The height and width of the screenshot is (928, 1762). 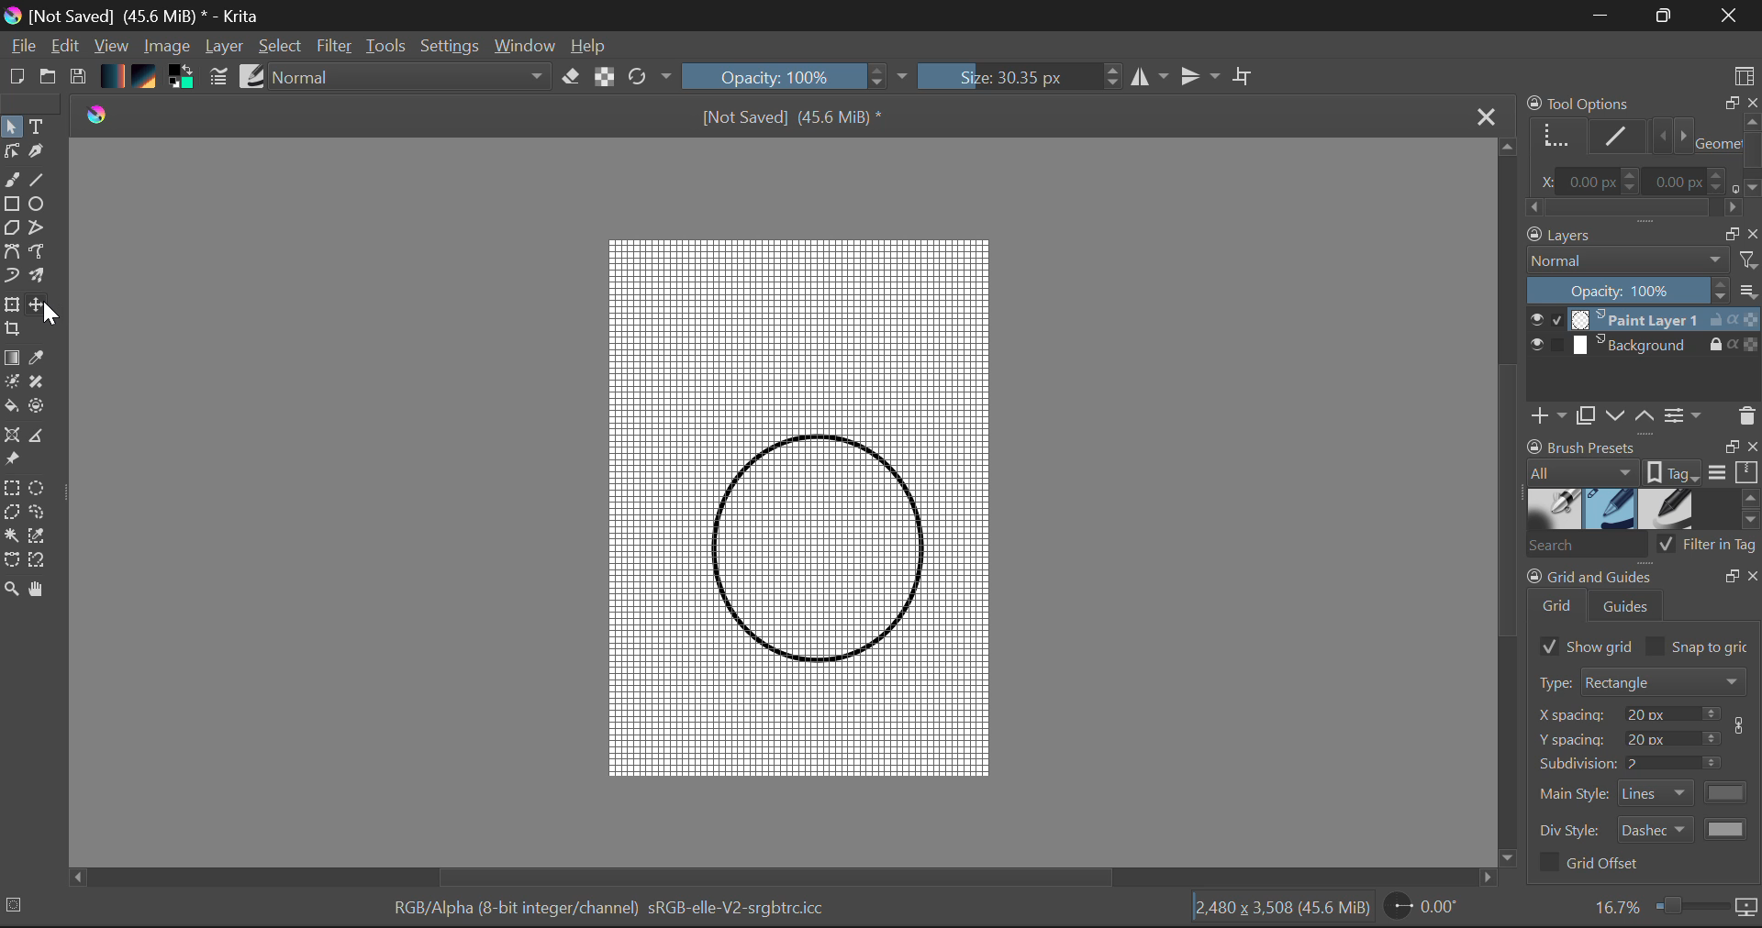 I want to click on Colors in use, so click(x=185, y=80).